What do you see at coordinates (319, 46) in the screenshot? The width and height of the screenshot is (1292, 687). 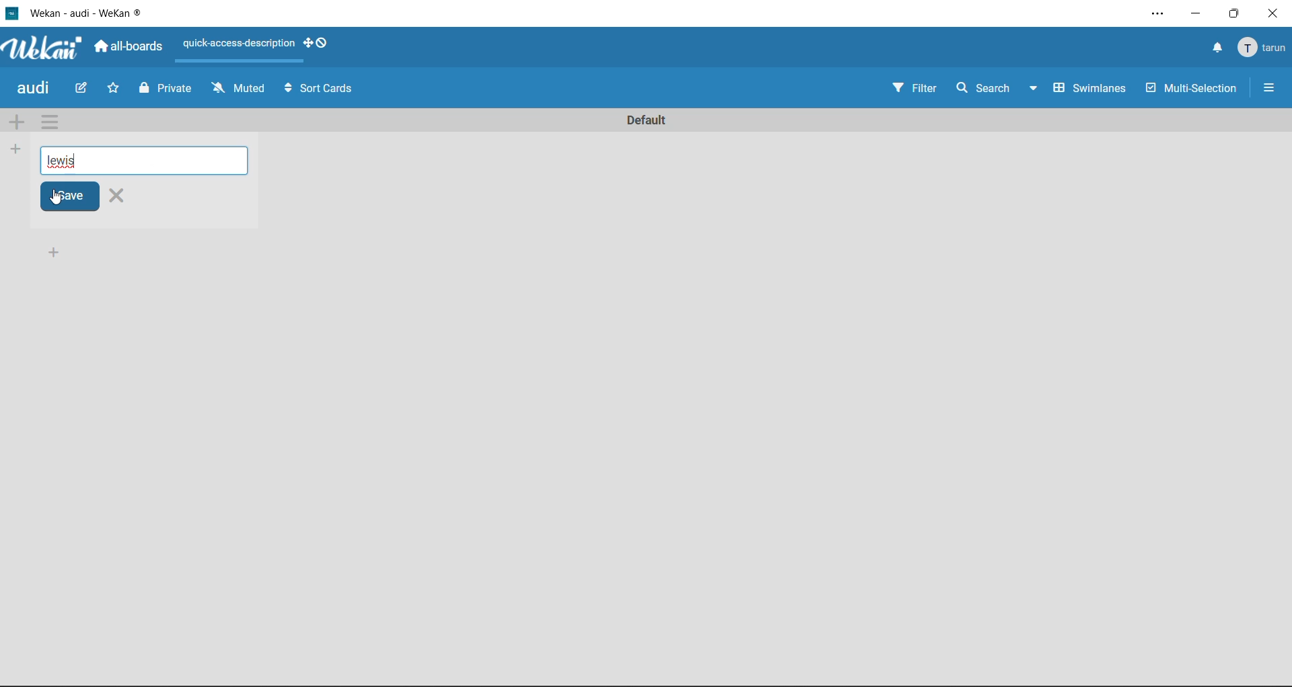 I see `show desktop drag handles` at bounding box center [319, 46].